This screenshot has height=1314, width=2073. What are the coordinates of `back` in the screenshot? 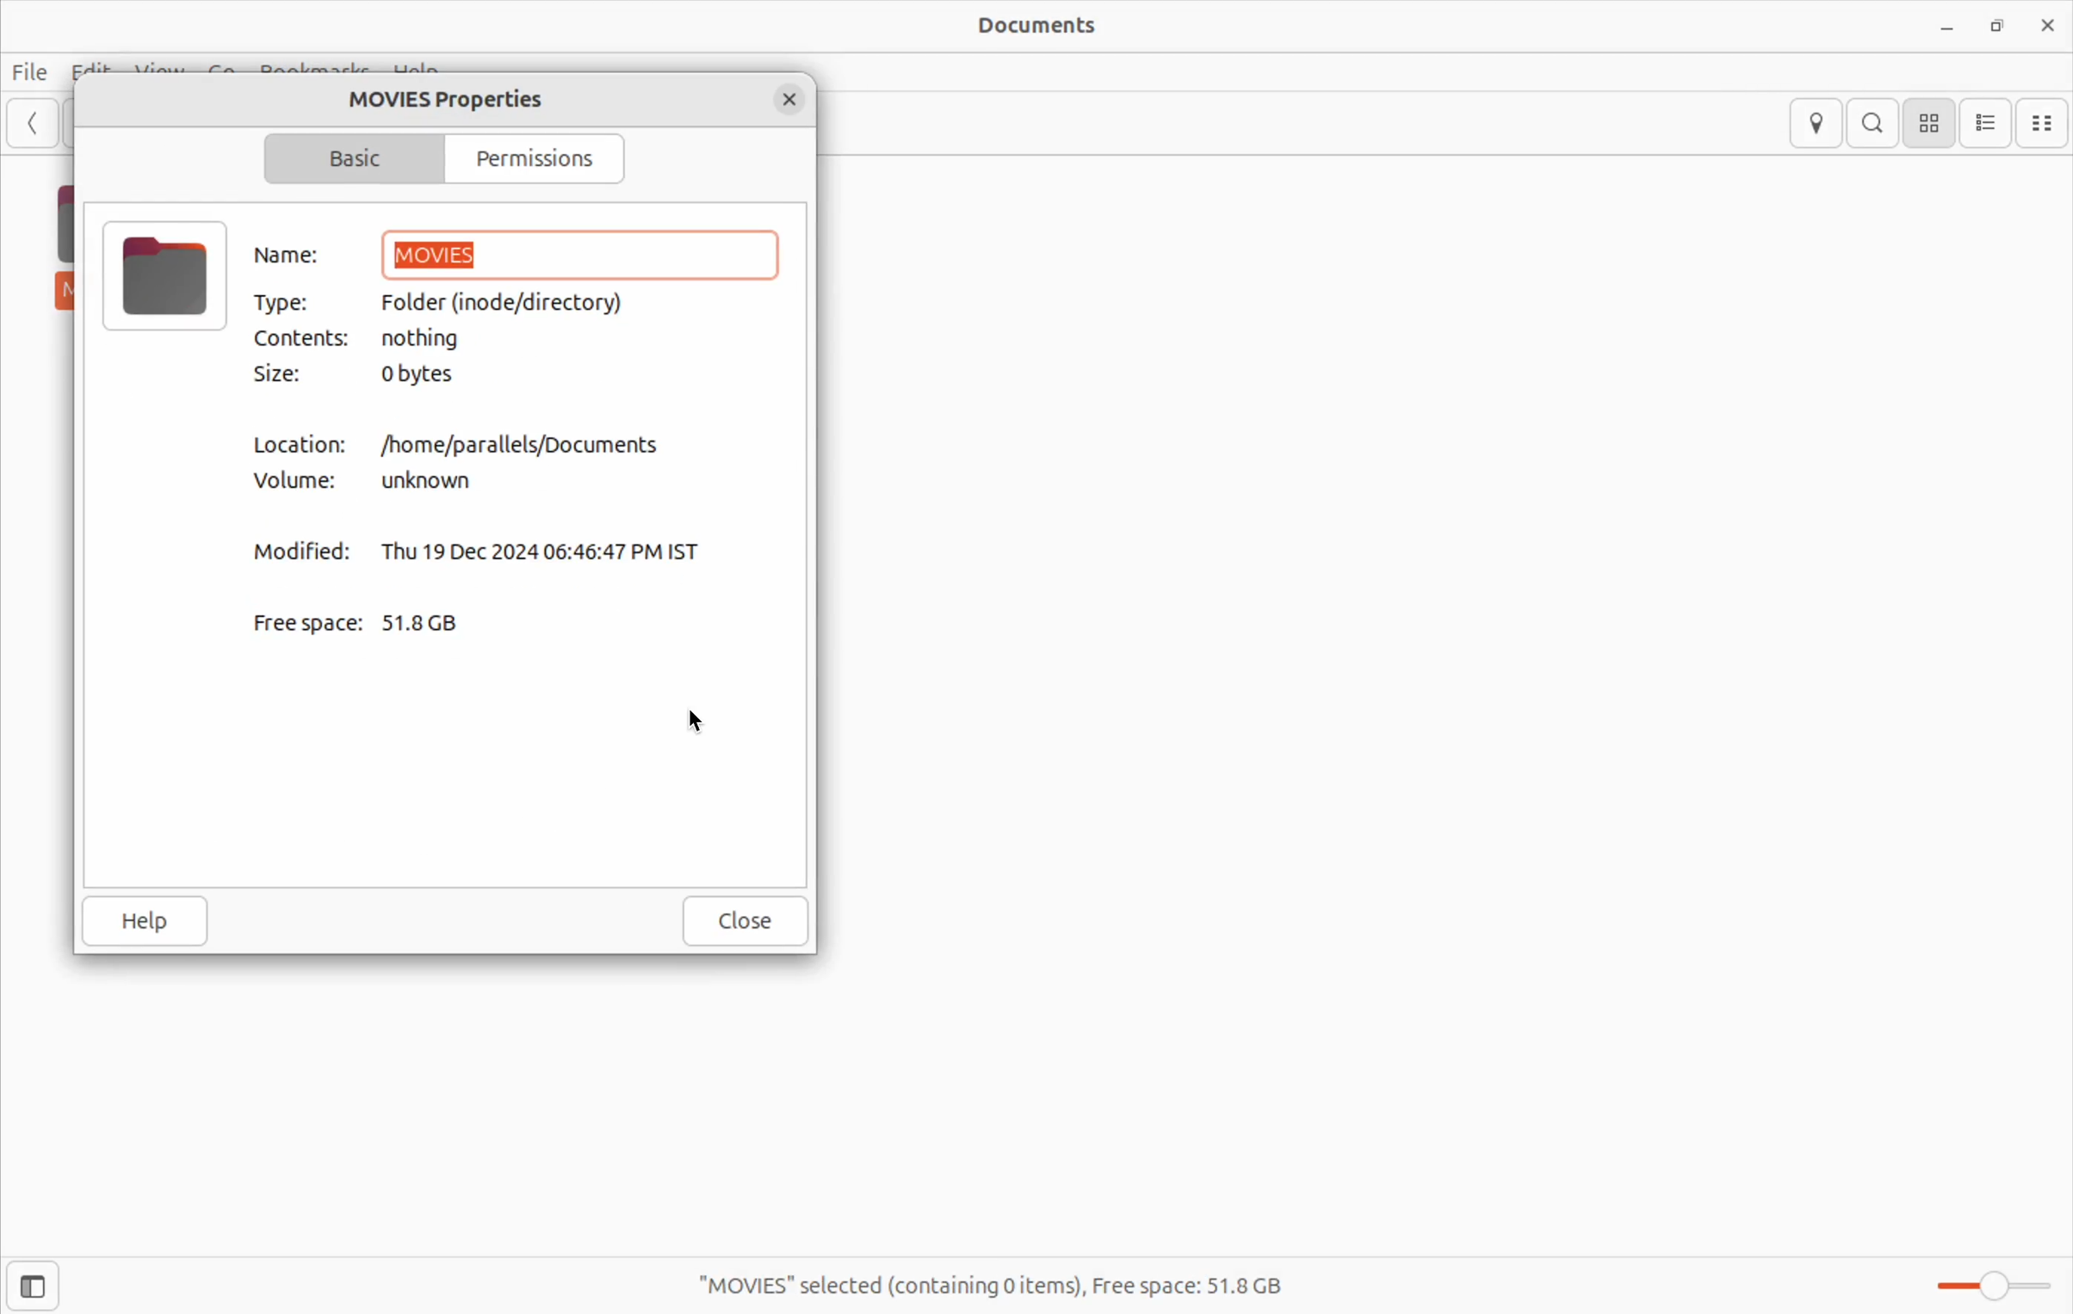 It's located at (30, 123).